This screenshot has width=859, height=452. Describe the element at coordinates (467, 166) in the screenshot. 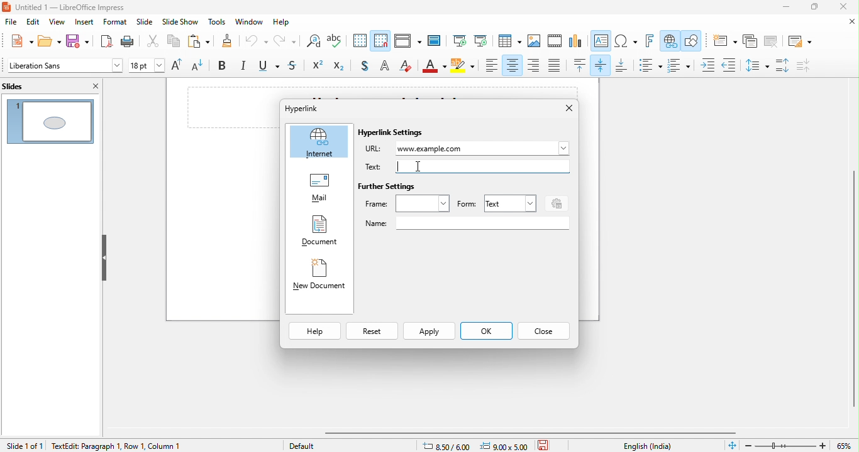

I see `text` at that location.